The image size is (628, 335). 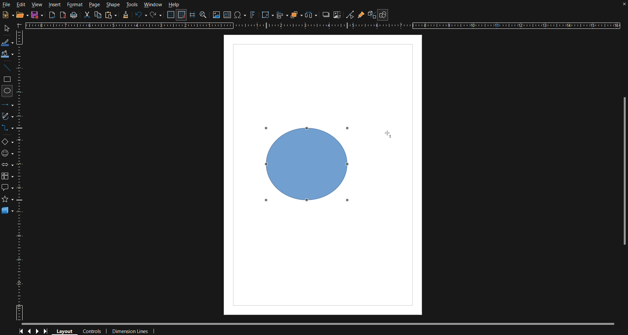 What do you see at coordinates (326, 15) in the screenshot?
I see `Shadow` at bounding box center [326, 15].